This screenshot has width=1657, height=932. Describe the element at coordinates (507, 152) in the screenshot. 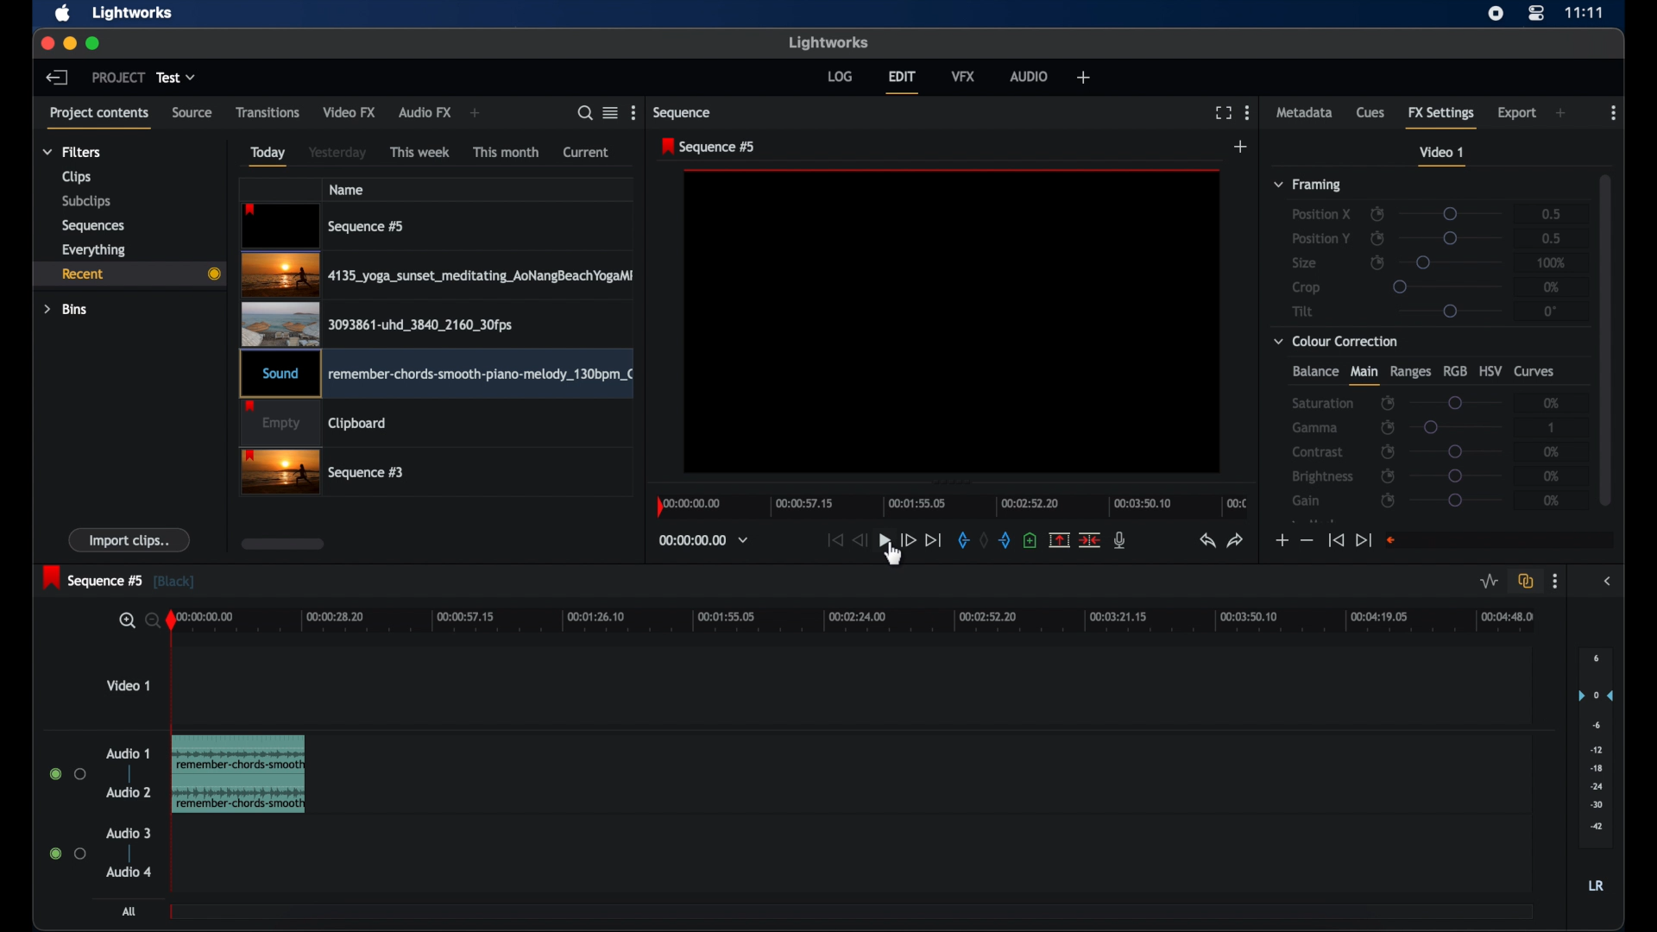

I see `this month` at that location.